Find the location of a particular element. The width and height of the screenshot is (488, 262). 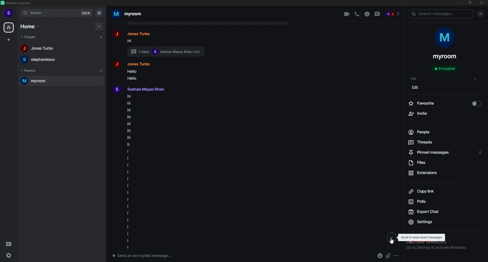

explore rooms is located at coordinates (99, 13).